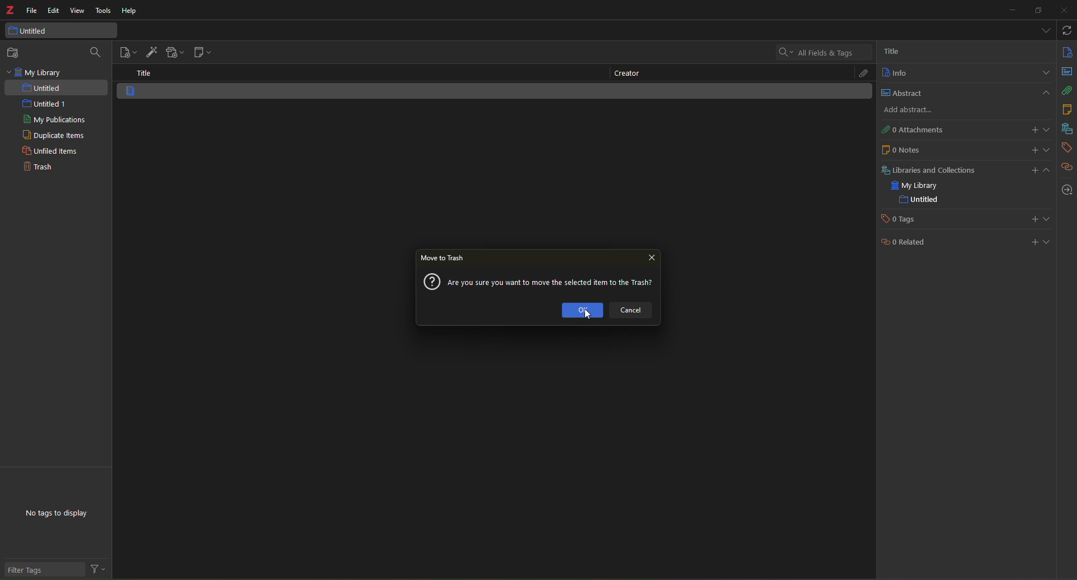 The width and height of the screenshot is (1077, 580). I want to click on duplicate items, so click(53, 136).